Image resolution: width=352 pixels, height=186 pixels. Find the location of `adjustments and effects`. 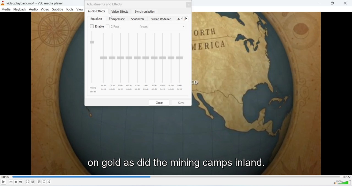

adjustments and effects is located at coordinates (105, 4).